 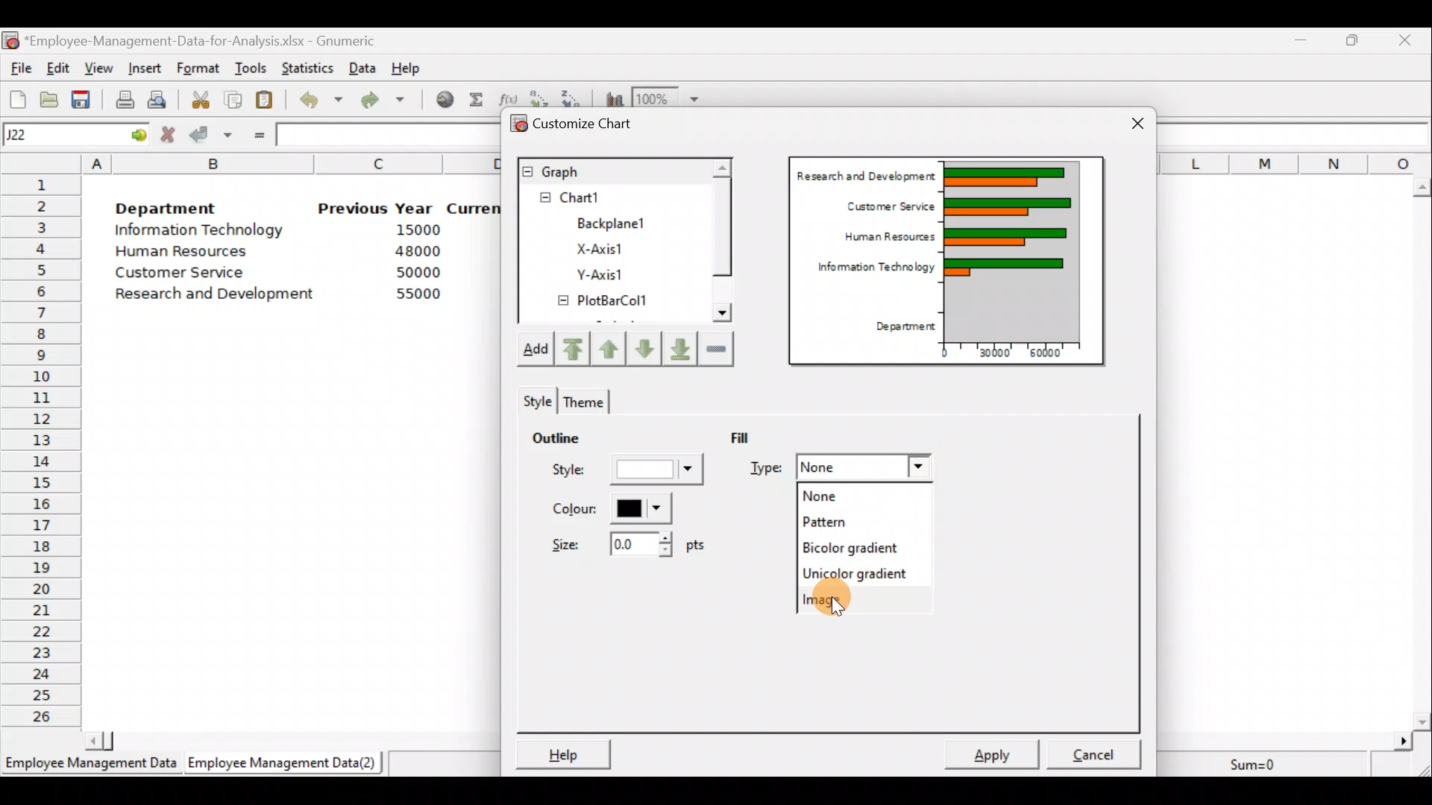 I want to click on Employee Management Data (2), so click(x=285, y=763).